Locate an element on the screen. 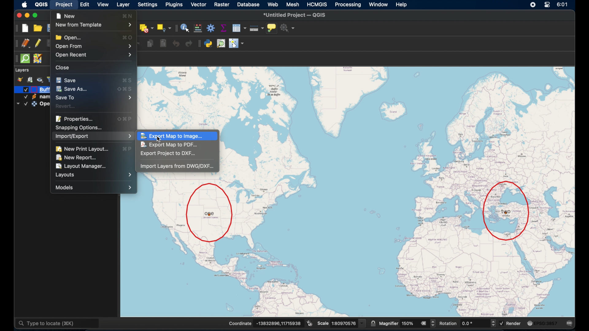  models  is located at coordinates (94, 188).